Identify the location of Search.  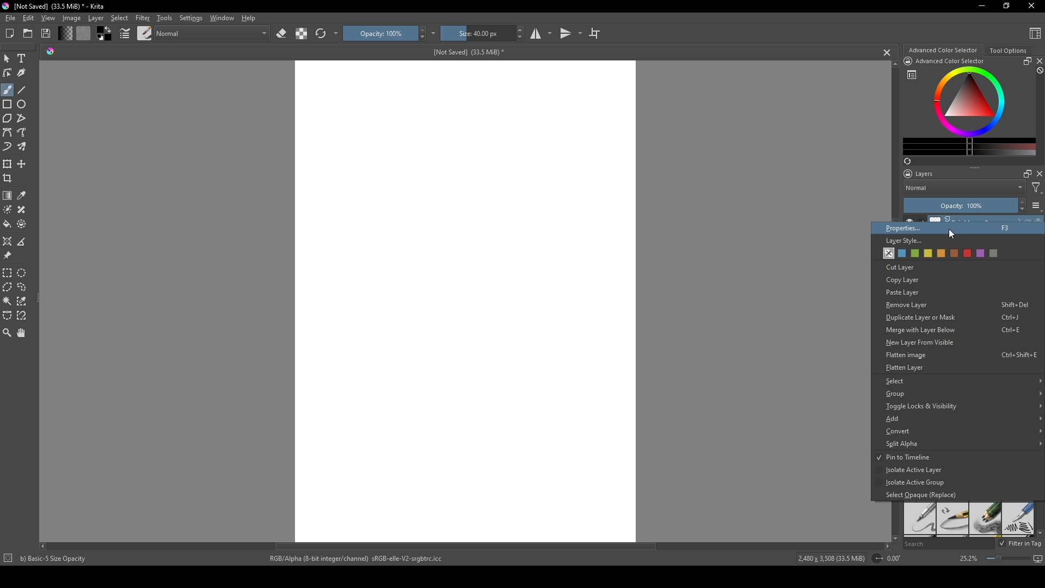
(948, 544).